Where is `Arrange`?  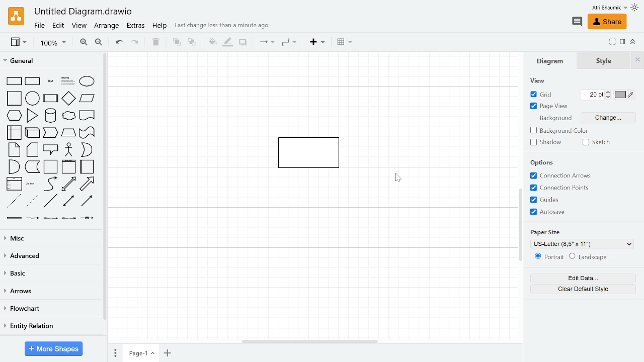
Arrange is located at coordinates (108, 26).